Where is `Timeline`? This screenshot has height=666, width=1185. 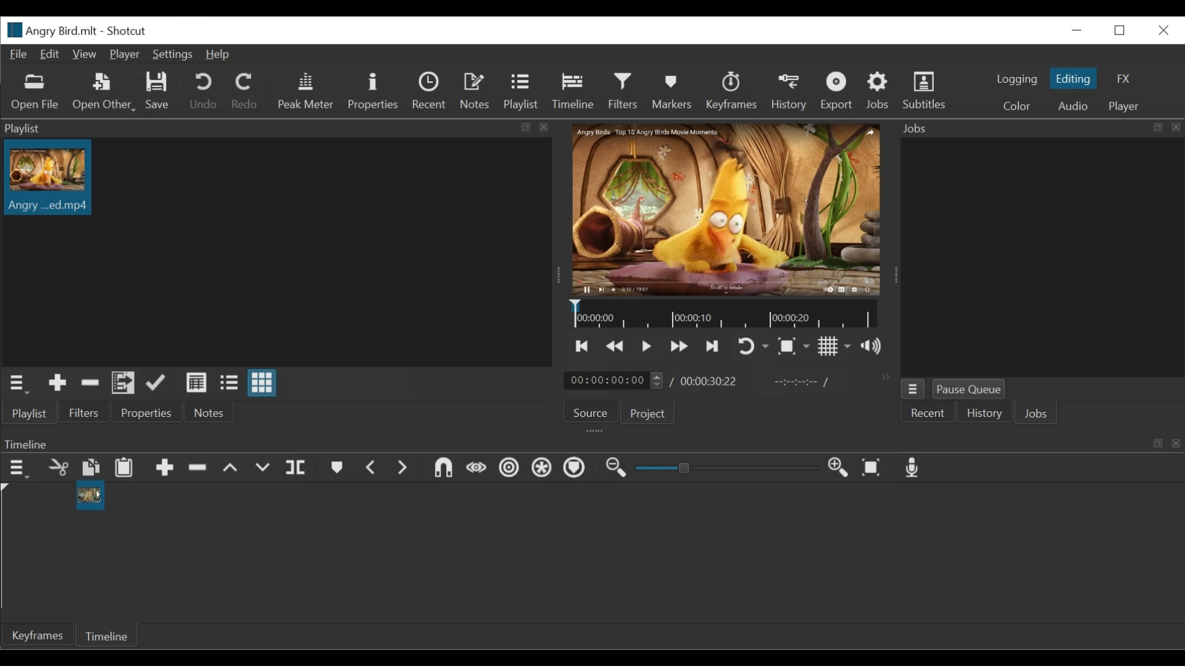
Timeline is located at coordinates (109, 635).